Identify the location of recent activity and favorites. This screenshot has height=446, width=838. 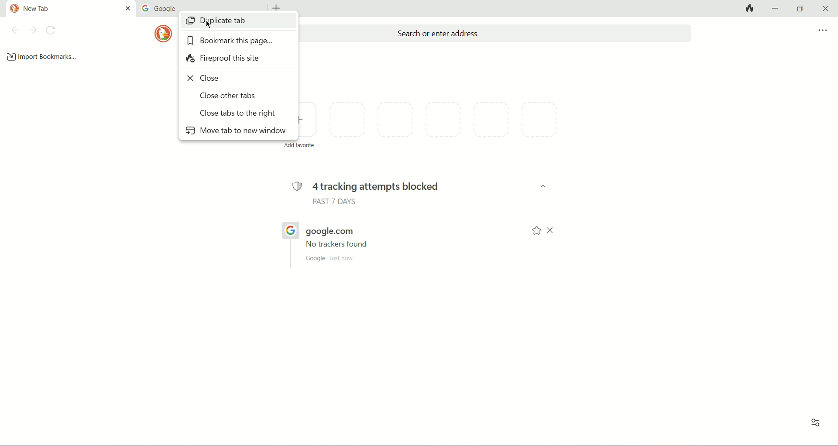
(813, 423).